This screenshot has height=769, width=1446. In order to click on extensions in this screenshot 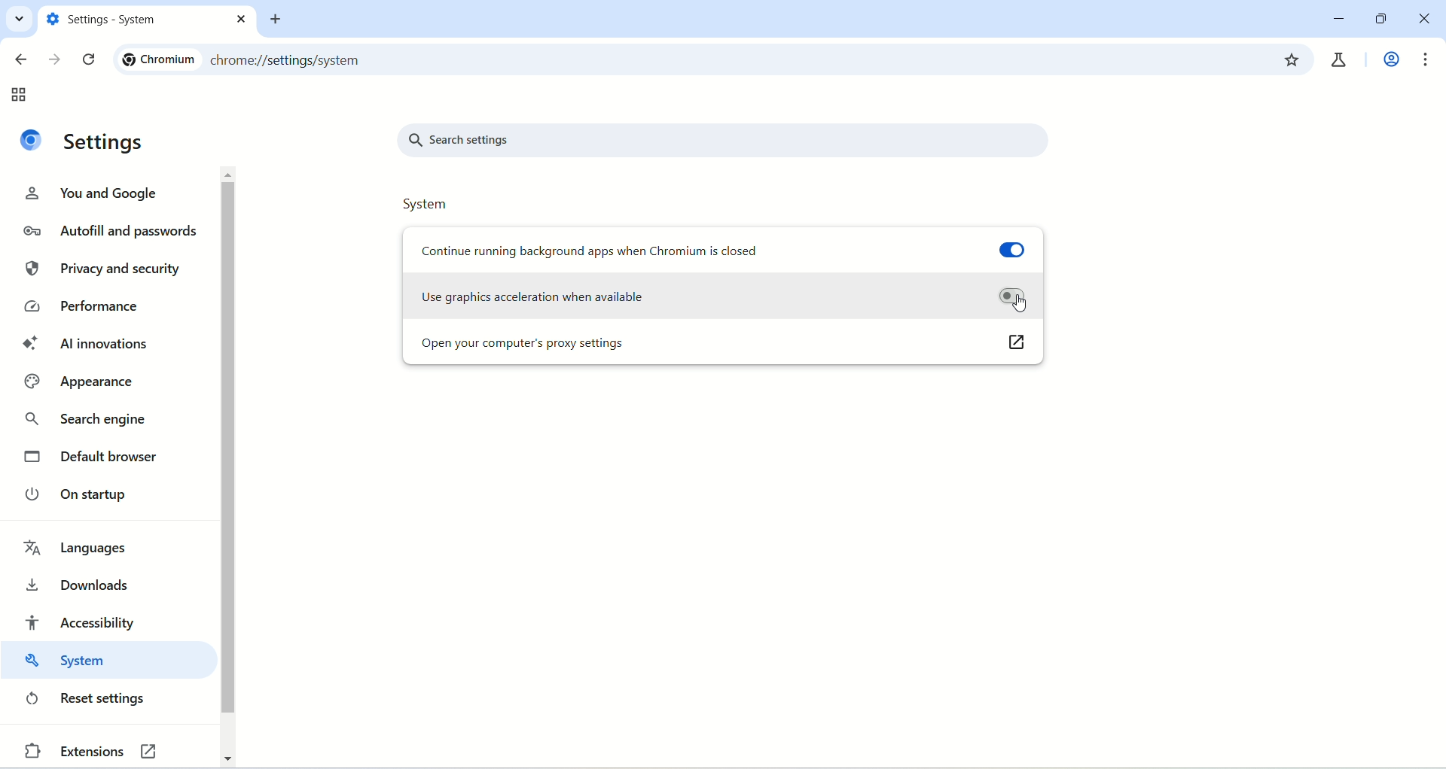, I will do `click(73, 754)`.